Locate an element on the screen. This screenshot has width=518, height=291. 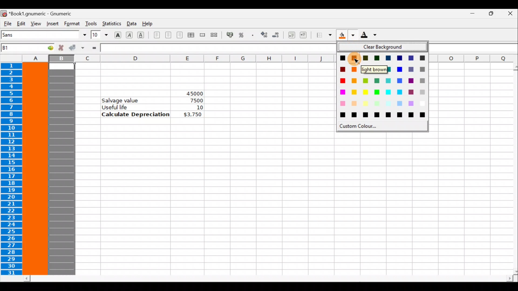
Reject change is located at coordinates (59, 48).